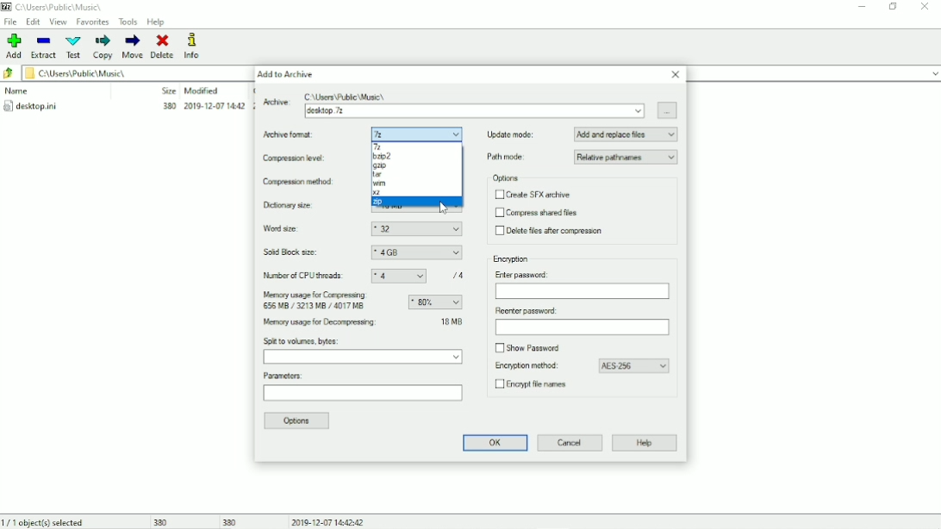 This screenshot has height=529, width=941. Describe the element at coordinates (230, 521) in the screenshot. I see `380` at that location.